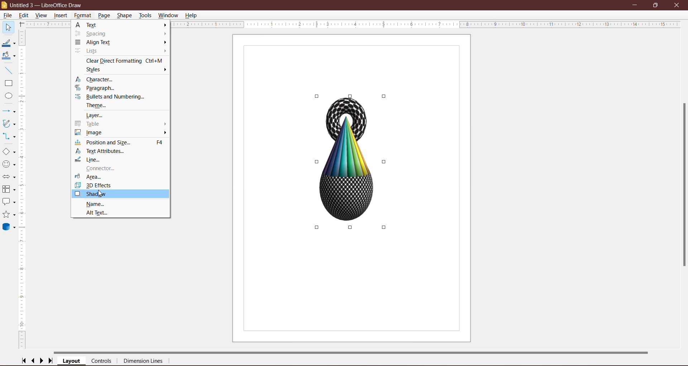 This screenshot has height=366, width=688. I want to click on selected grouped object, so click(352, 163).